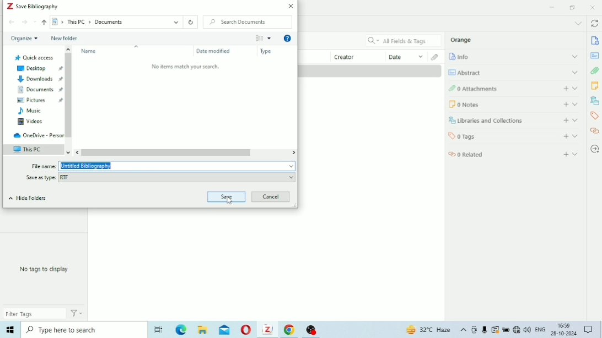 This screenshot has height=338, width=602. What do you see at coordinates (436, 57) in the screenshot?
I see `Attachments` at bounding box center [436, 57].